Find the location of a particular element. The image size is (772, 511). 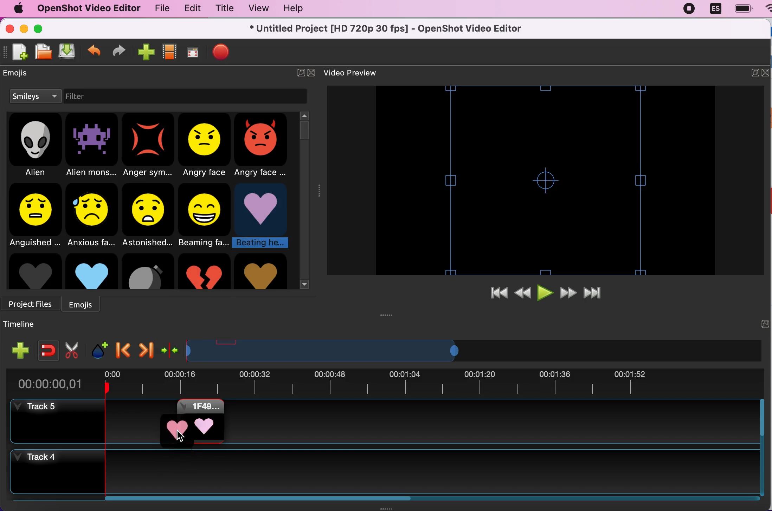

minimize is located at coordinates (25, 30).